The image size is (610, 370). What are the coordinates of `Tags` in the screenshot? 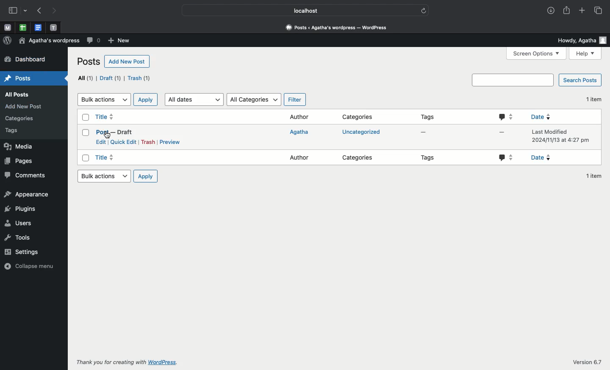 It's located at (430, 159).